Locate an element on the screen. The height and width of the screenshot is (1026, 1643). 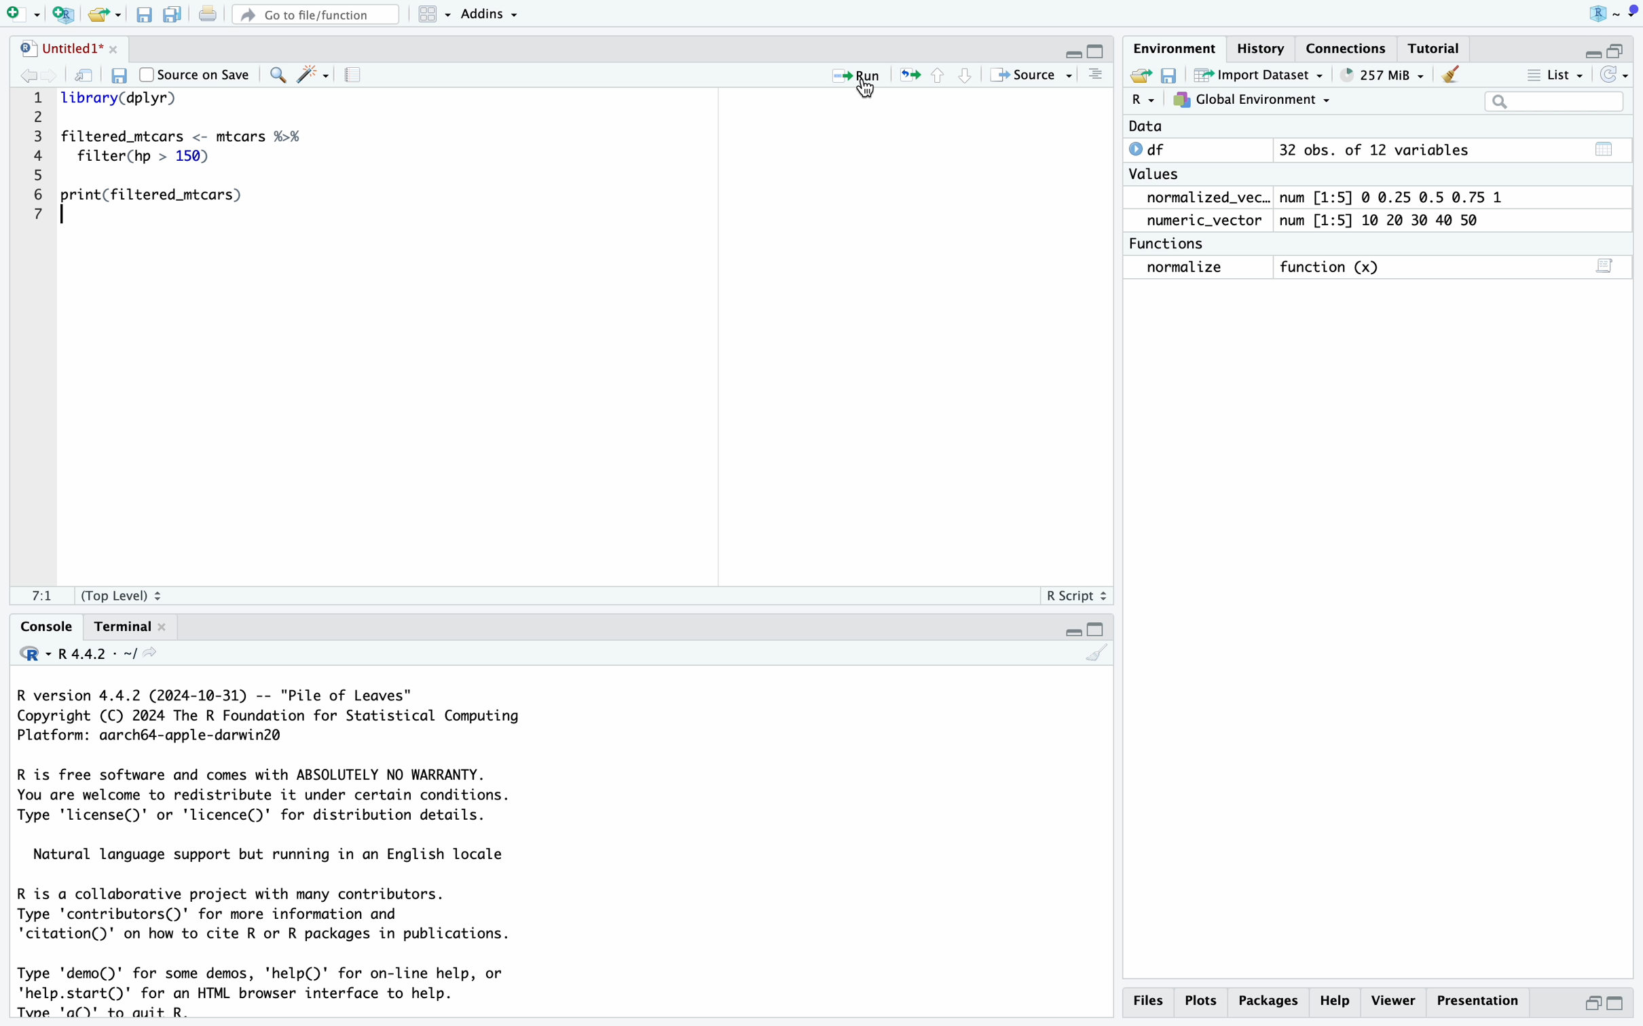
save is located at coordinates (1171, 76).